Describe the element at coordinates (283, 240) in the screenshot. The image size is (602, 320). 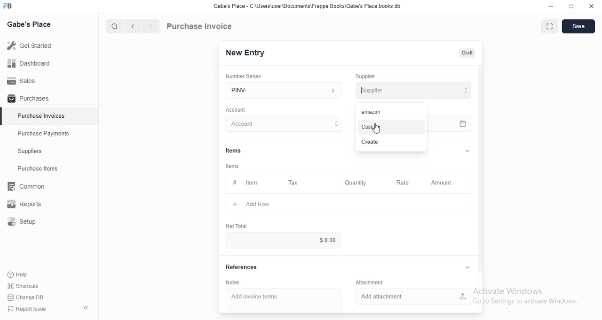
I see `$ 0.00` at that location.